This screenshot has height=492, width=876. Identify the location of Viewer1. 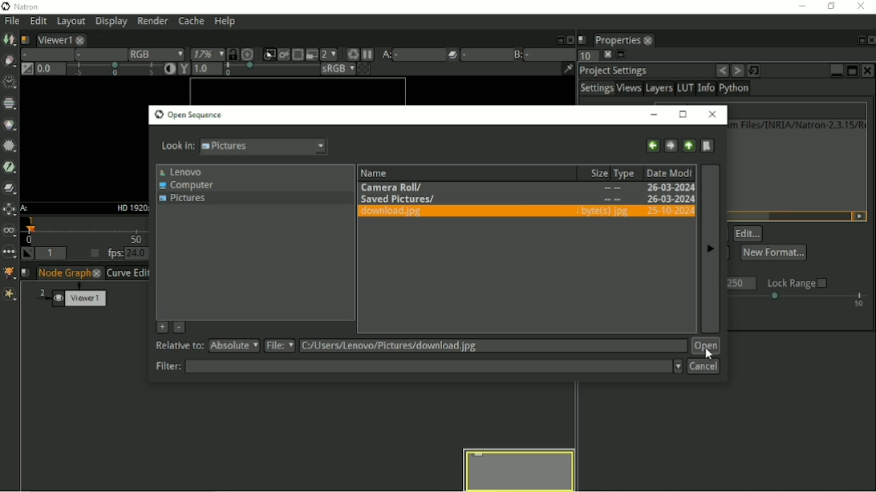
(59, 38).